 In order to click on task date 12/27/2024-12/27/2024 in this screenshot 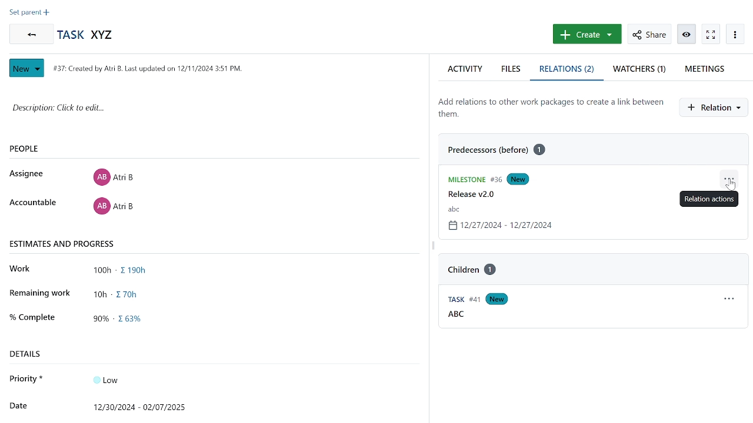, I will do `click(502, 227)`.